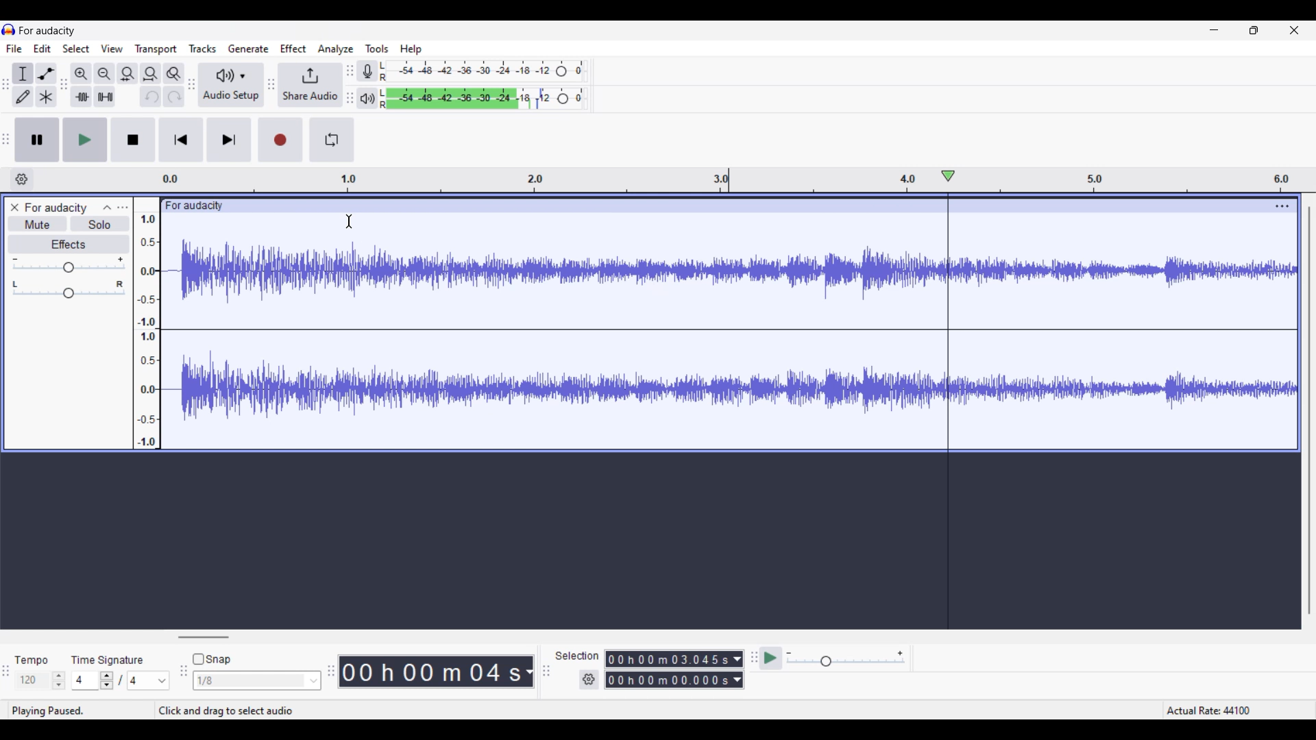 This screenshot has width=1316, height=740. What do you see at coordinates (231, 84) in the screenshot?
I see `Audio setup` at bounding box center [231, 84].